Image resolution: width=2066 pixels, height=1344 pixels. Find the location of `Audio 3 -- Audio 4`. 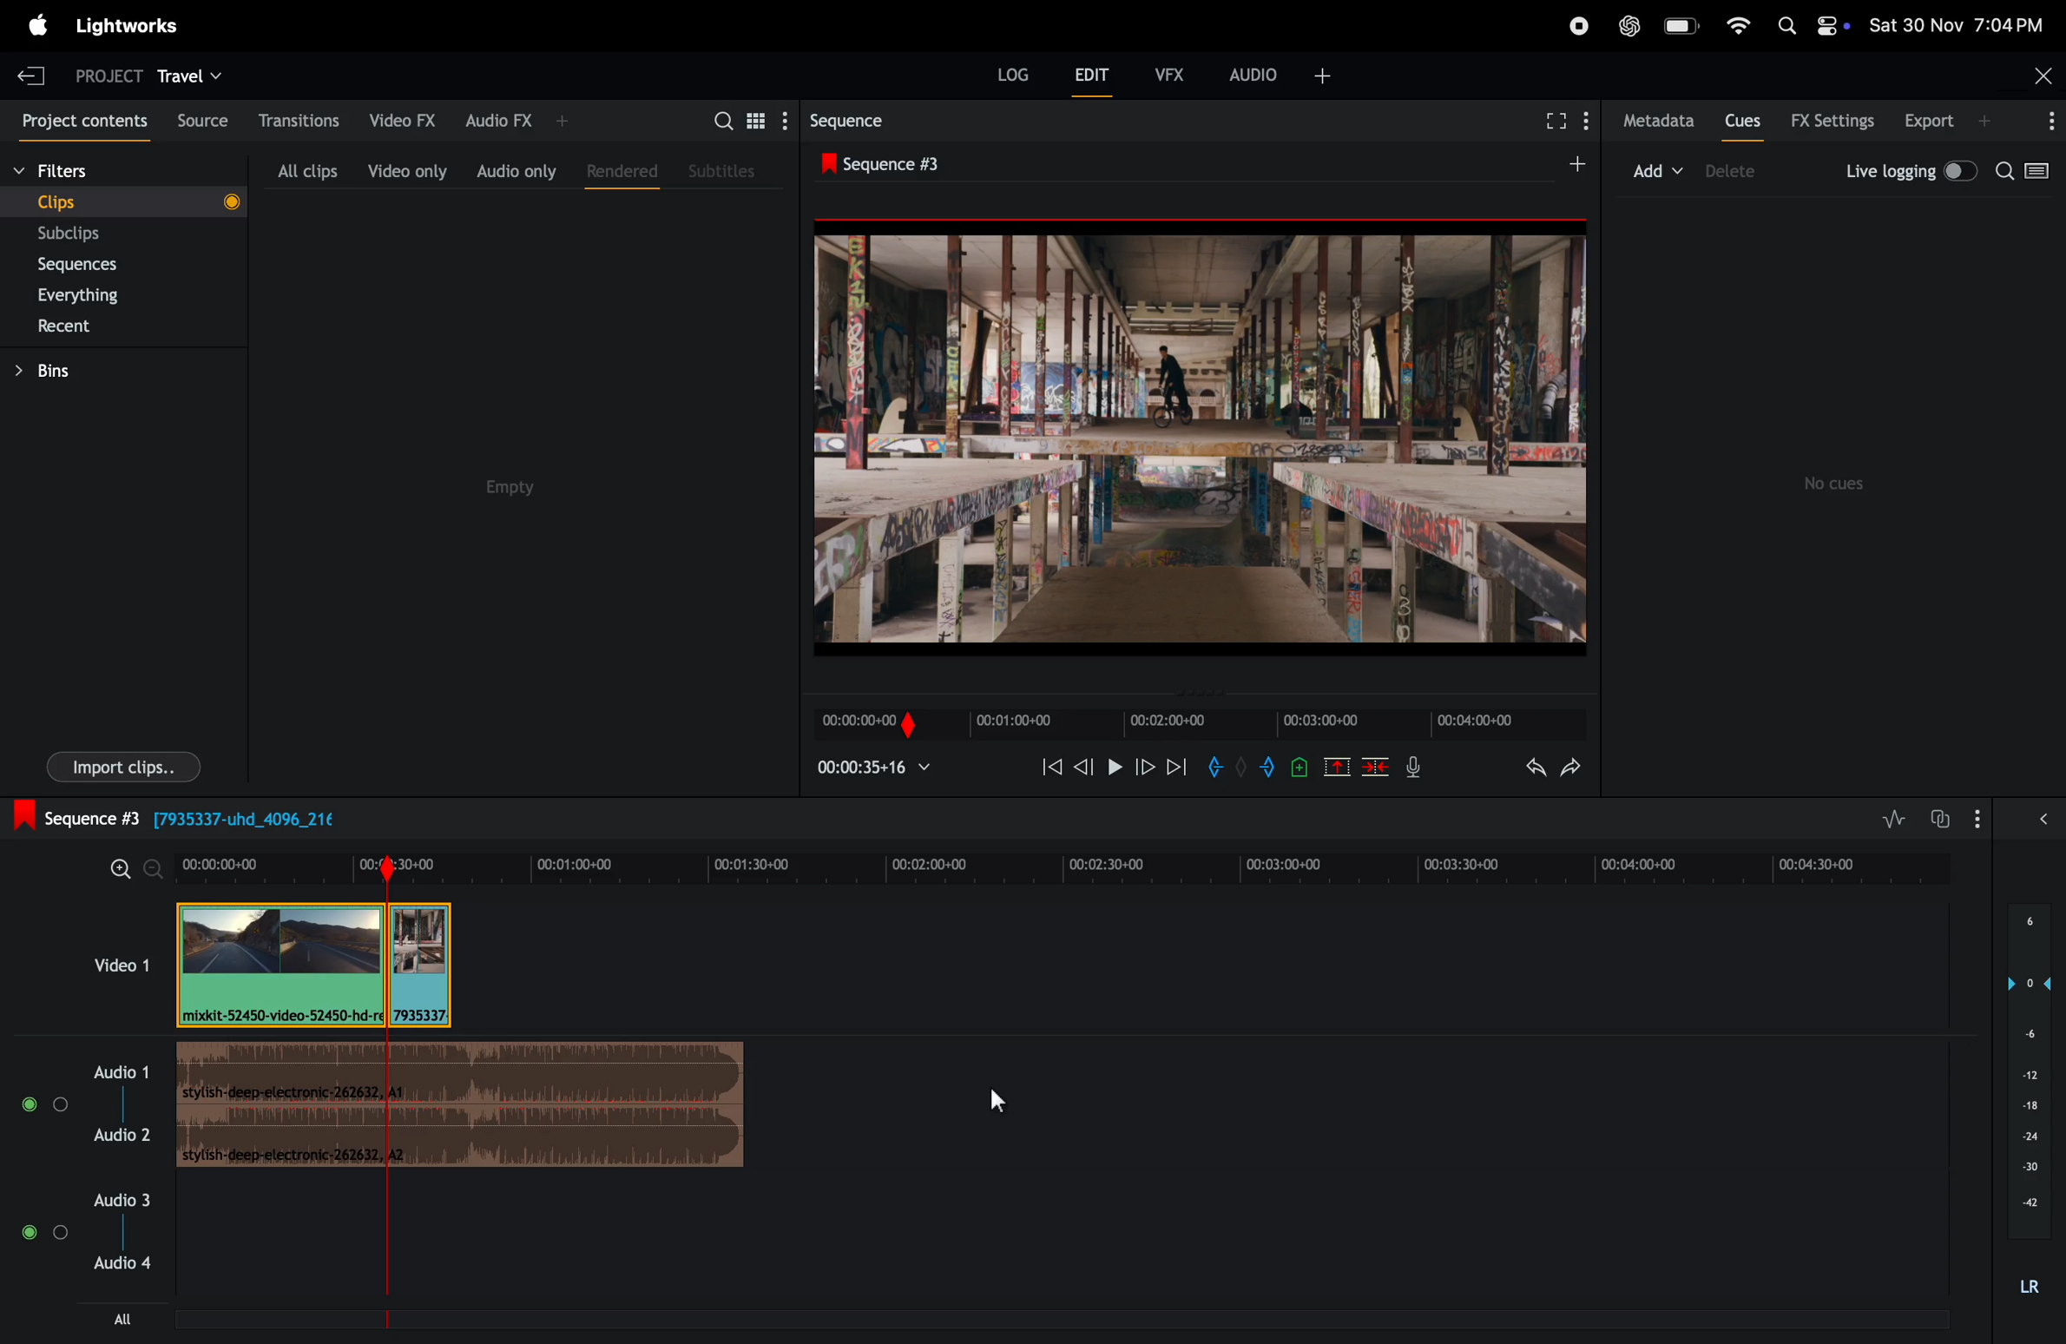

Audio 3 -- Audio 4 is located at coordinates (121, 1221).